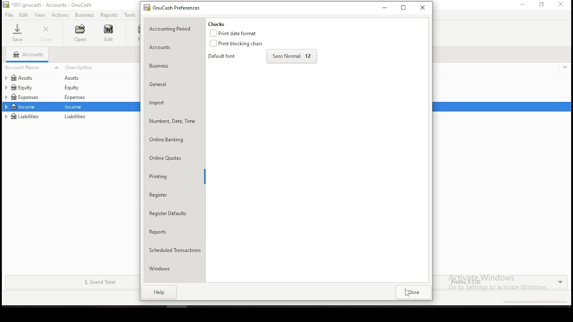  Describe the element at coordinates (130, 15) in the screenshot. I see `tools` at that location.